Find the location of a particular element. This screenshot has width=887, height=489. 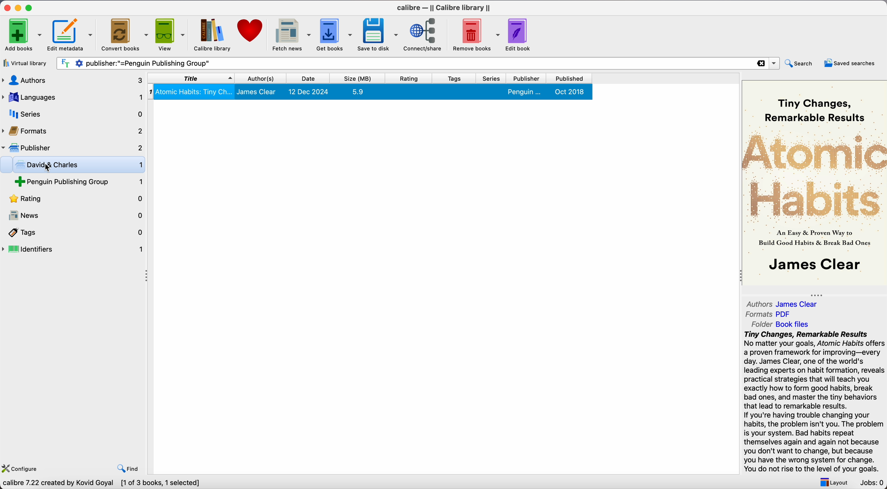

calibre 7.22 created by Kovid Goyal [1 of 3 books, 1 selected] is located at coordinates (104, 483).